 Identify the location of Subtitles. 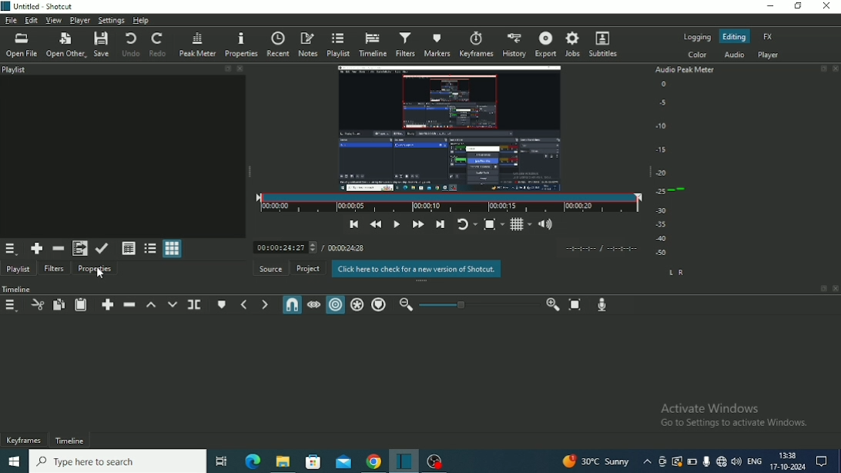
(604, 44).